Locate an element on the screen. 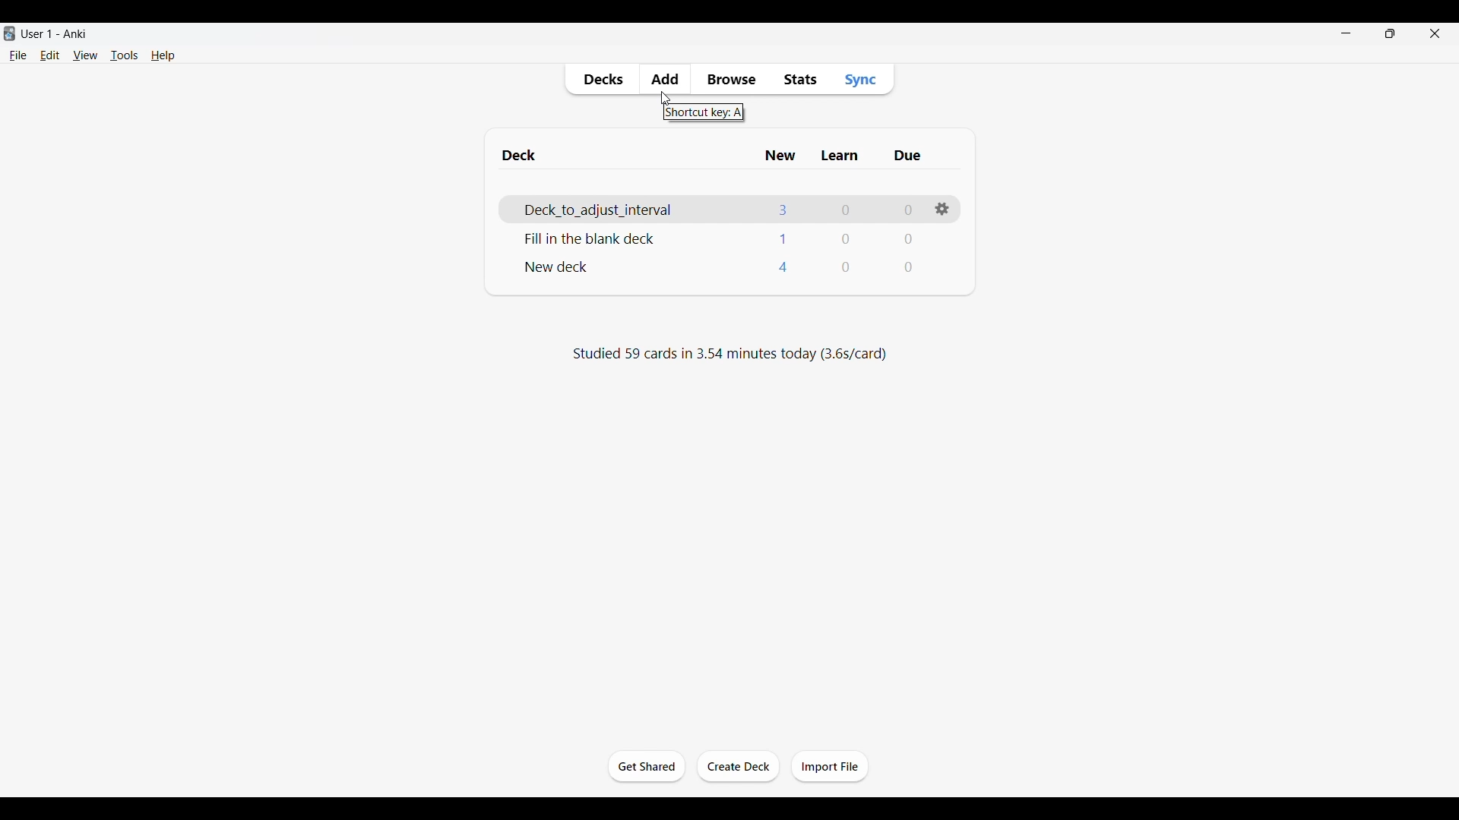 The height and width of the screenshot is (820, 1459). Deck is located at coordinates (633, 211).